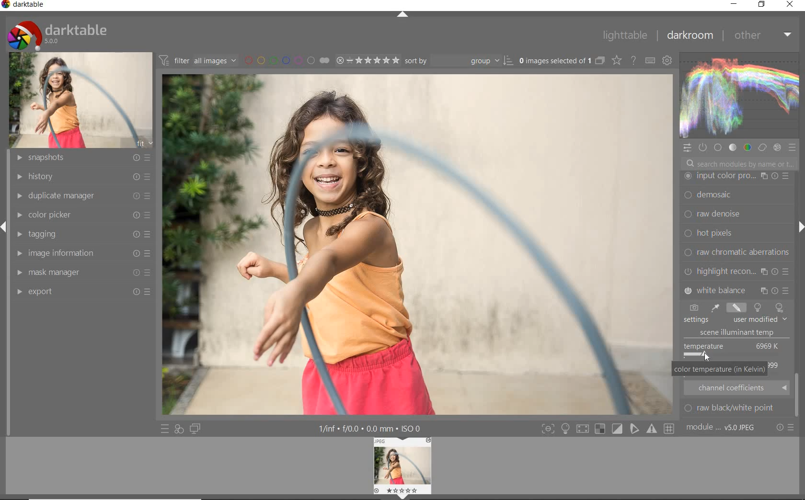  Describe the element at coordinates (708, 359) in the screenshot. I see `CURSOR POSITION` at that location.